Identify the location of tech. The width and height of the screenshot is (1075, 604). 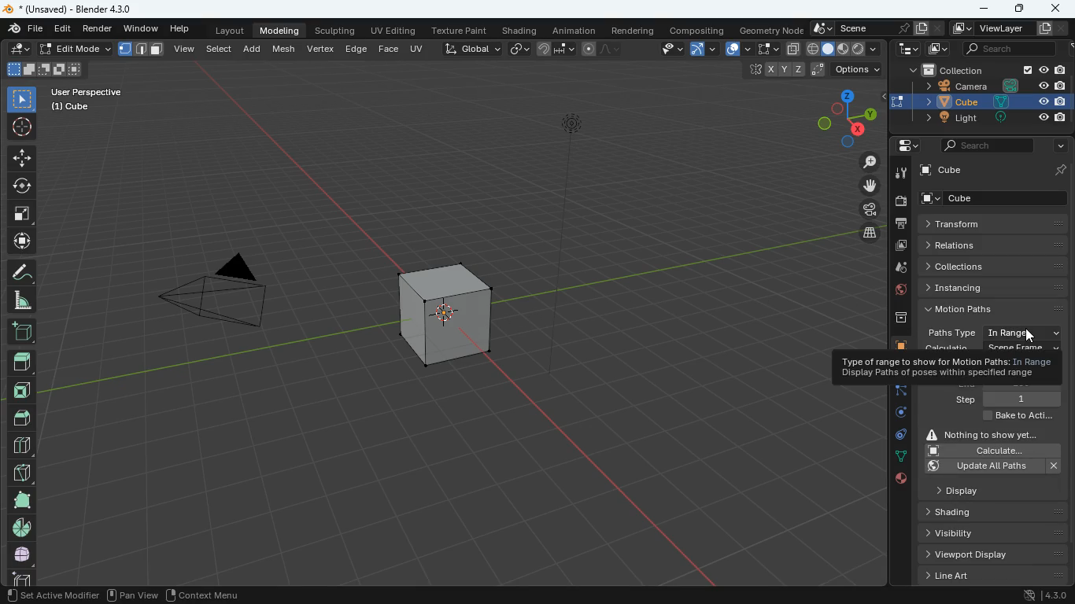
(907, 50).